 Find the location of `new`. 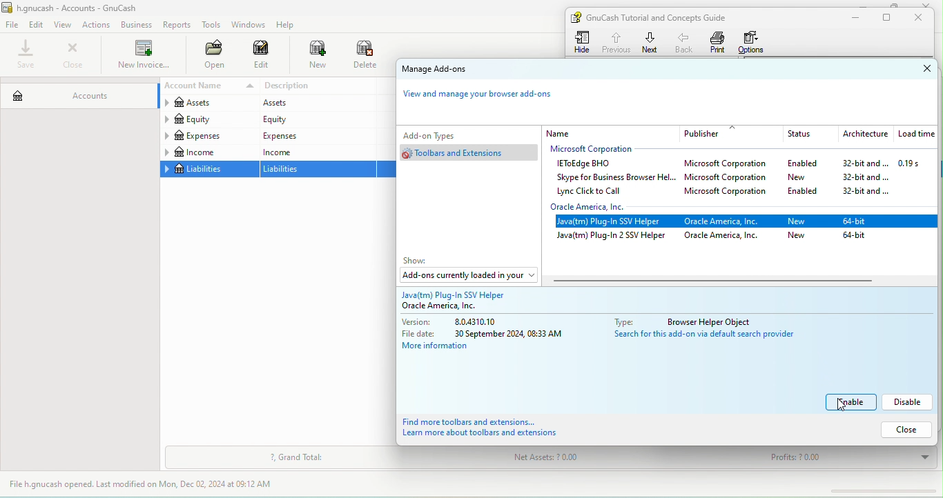

new is located at coordinates (797, 222).